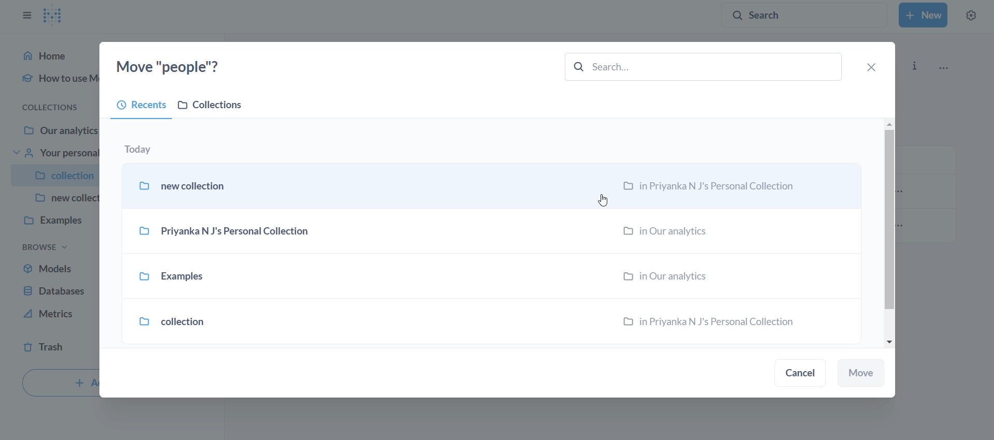  Describe the element at coordinates (52, 175) in the screenshot. I see `collection` at that location.